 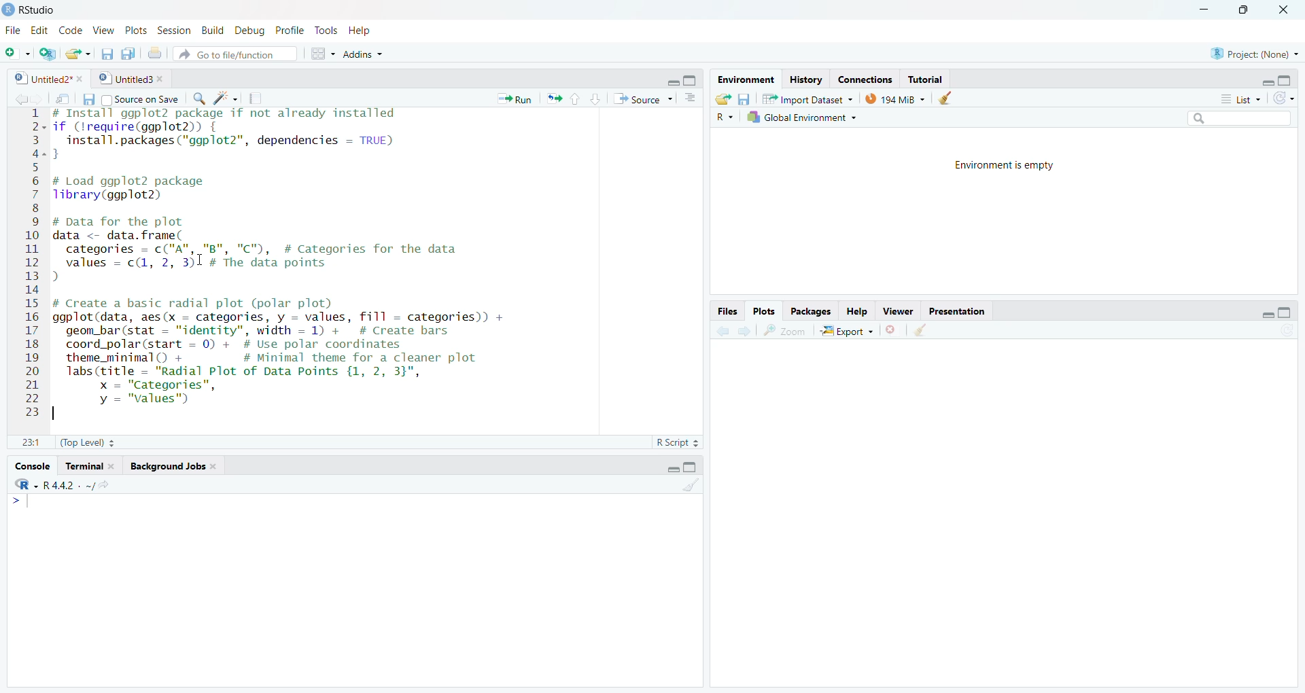 What do you see at coordinates (32, 267) in the screenshot?
I see `2
3
4
5
6
7
8
9
10
ay
12
13
14
15
16
17
18
19
20
21
22
23` at bounding box center [32, 267].